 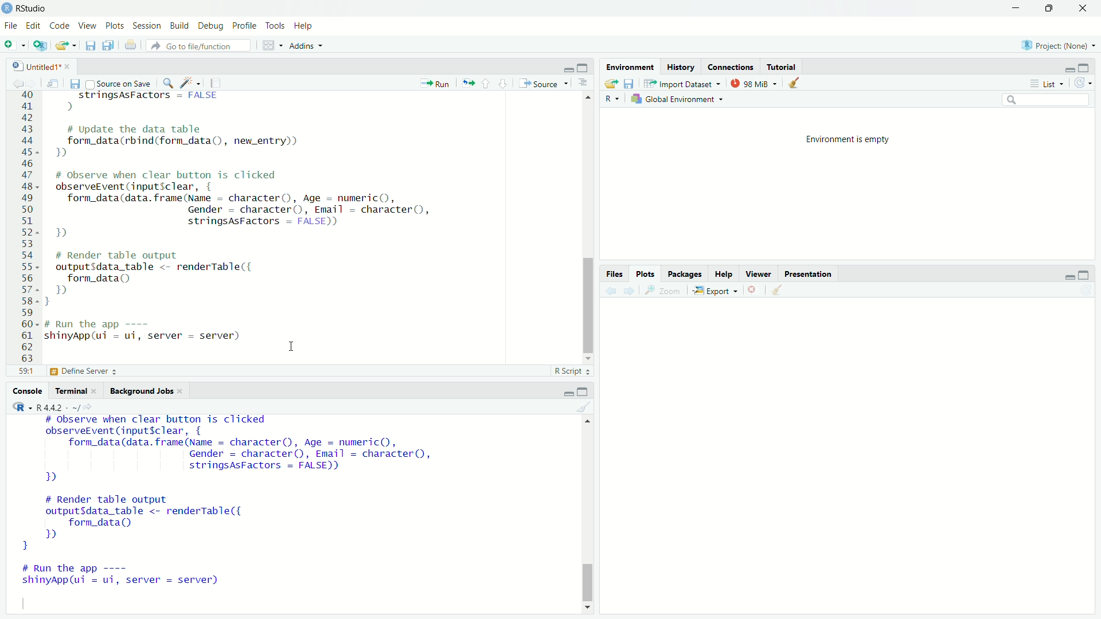 What do you see at coordinates (34, 24) in the screenshot?
I see `Edit` at bounding box center [34, 24].